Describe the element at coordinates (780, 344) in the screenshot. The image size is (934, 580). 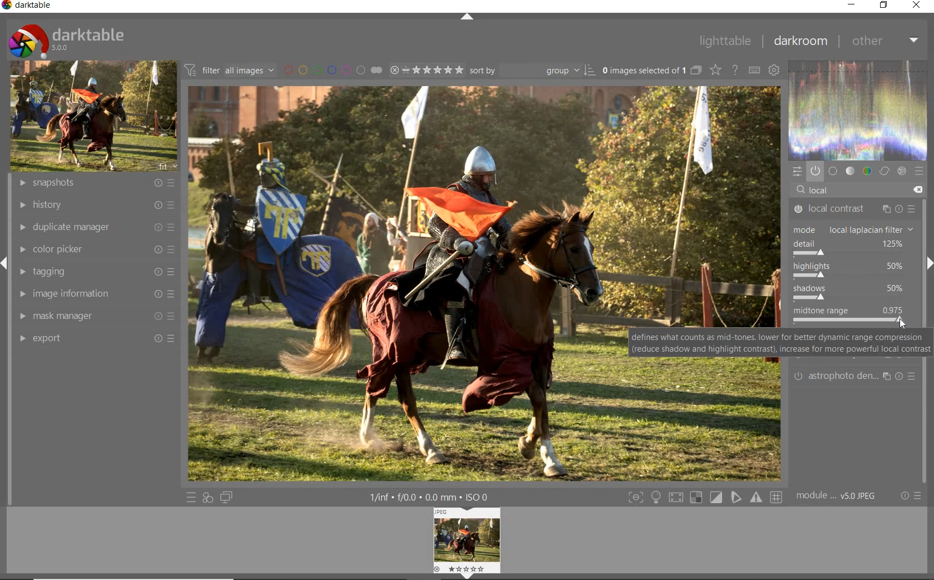
I see `| defines what counts as mid-tones. lower for better dynamic range compression
(reduce shadow and highlight contrast), increase for more powerful local contrast` at that location.